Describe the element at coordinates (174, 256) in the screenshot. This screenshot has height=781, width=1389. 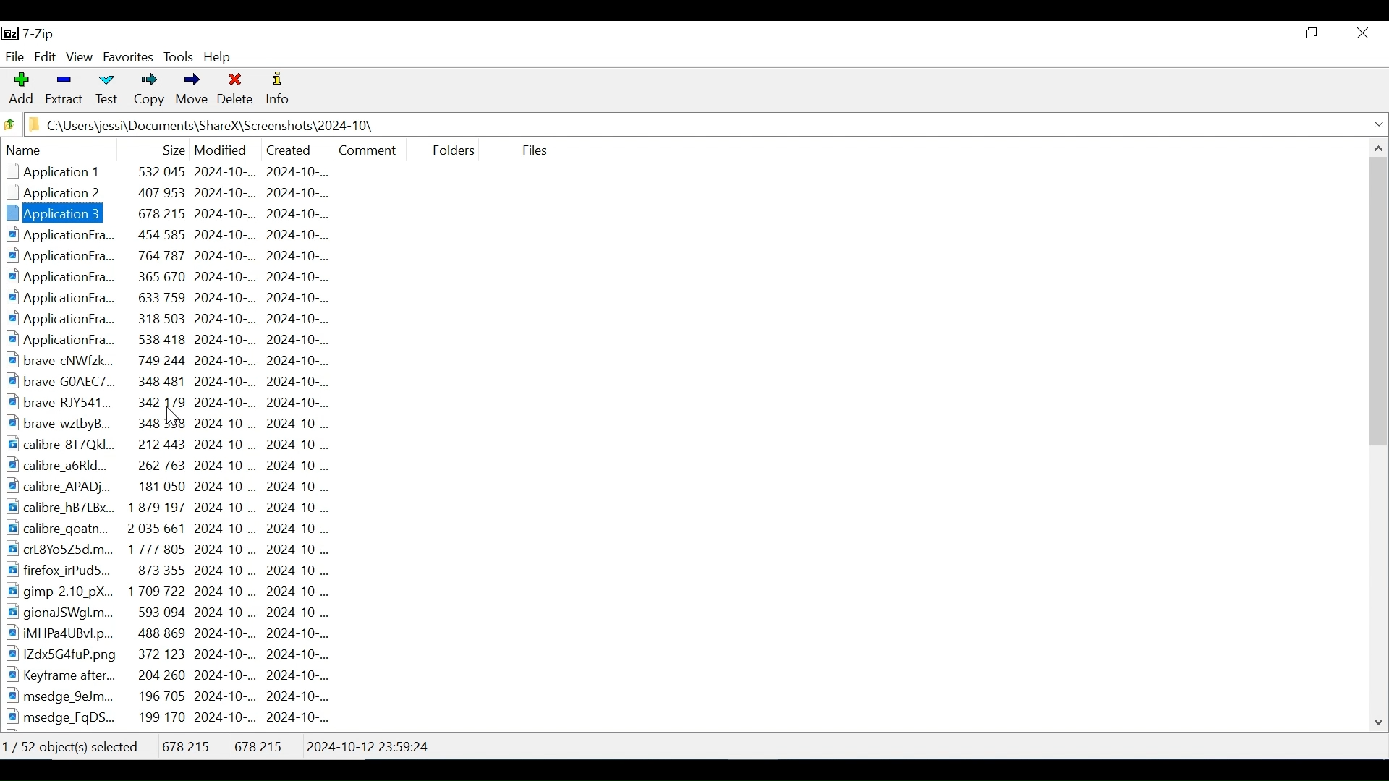
I see `Applicationfra.. ~~ 764 787 2024-10-.. 2024-10-..` at that location.